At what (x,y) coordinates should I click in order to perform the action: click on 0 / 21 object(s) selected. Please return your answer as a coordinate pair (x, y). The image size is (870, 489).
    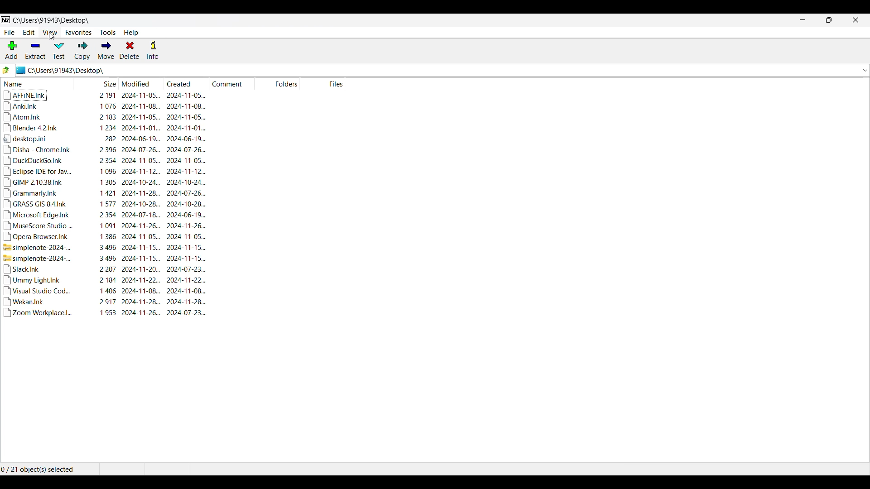
    Looking at the image, I should click on (40, 470).